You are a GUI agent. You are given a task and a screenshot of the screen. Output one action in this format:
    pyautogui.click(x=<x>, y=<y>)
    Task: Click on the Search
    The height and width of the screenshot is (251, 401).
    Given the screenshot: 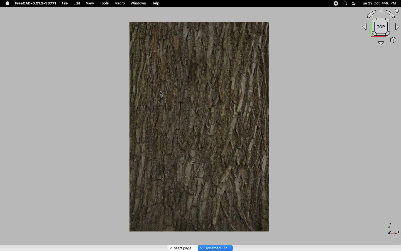 What is the action you would take?
    pyautogui.click(x=346, y=3)
    